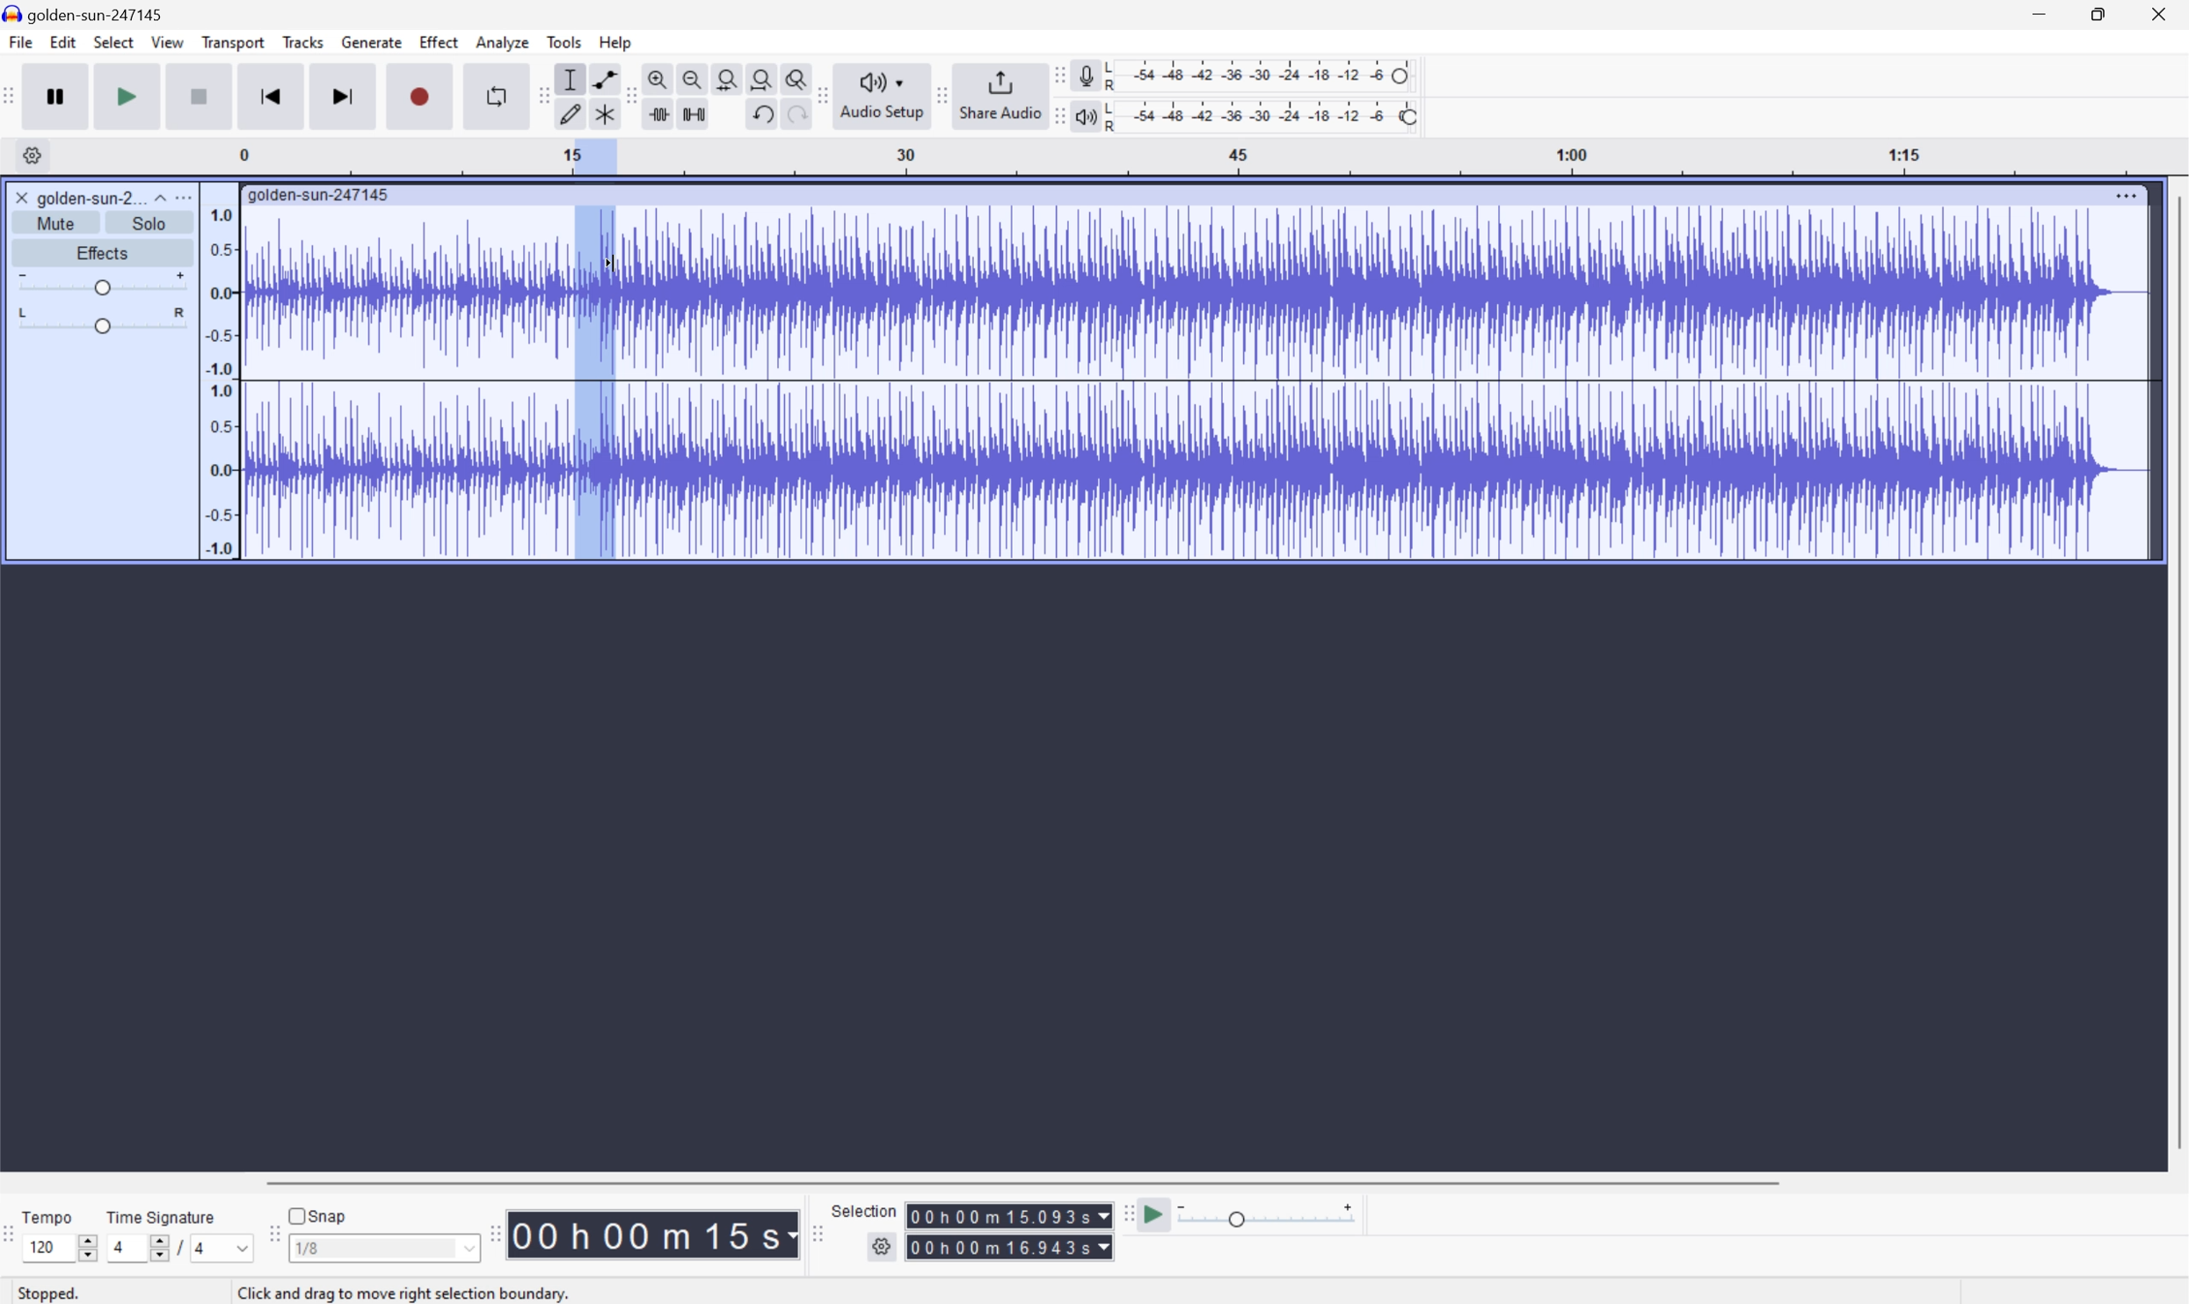 Image resolution: width=2189 pixels, height=1304 pixels. I want to click on Drop Down, so click(157, 193).